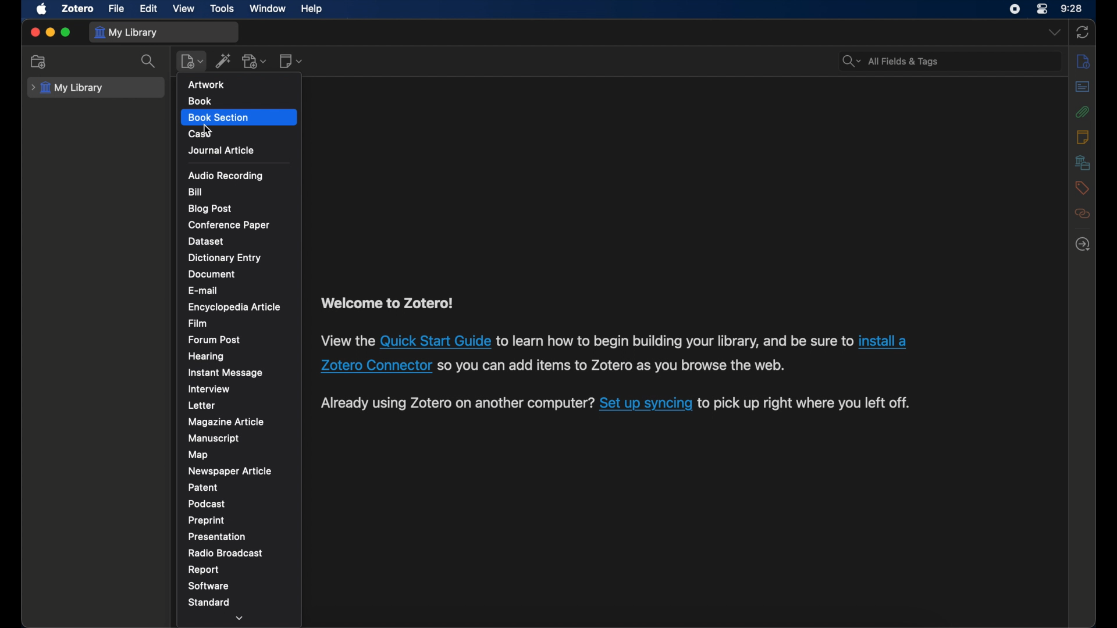 The image size is (1117, 628). I want to click on film, so click(198, 323).